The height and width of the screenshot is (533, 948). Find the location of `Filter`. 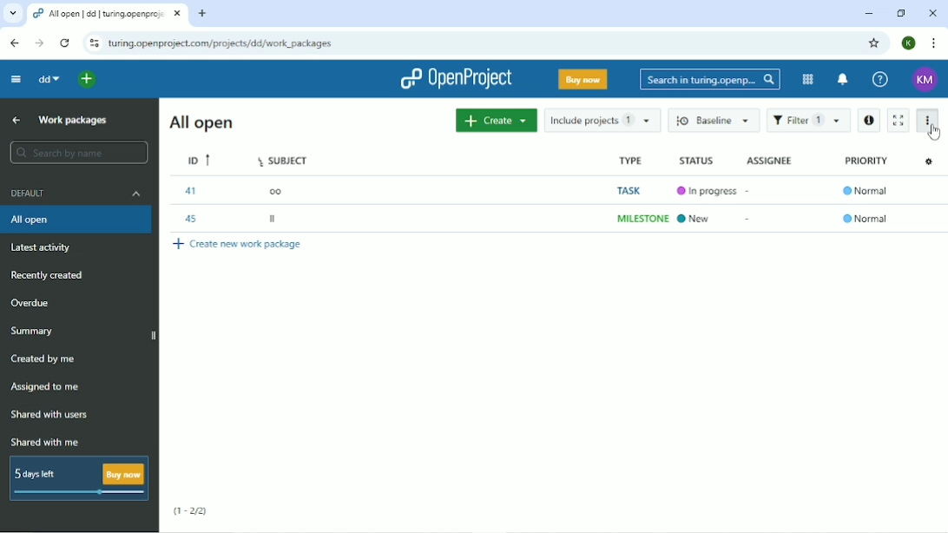

Filter is located at coordinates (808, 121).